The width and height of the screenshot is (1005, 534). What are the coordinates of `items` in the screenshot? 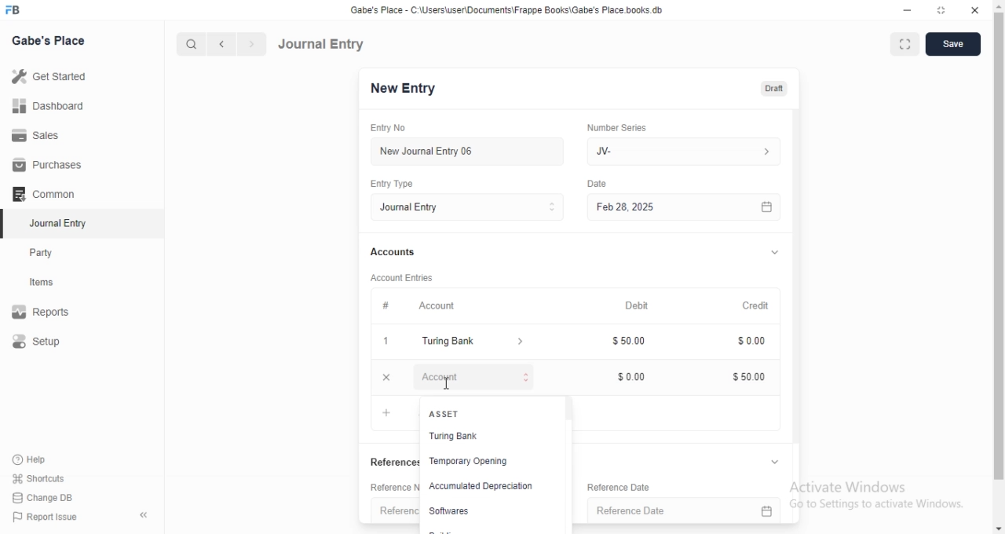 It's located at (52, 283).